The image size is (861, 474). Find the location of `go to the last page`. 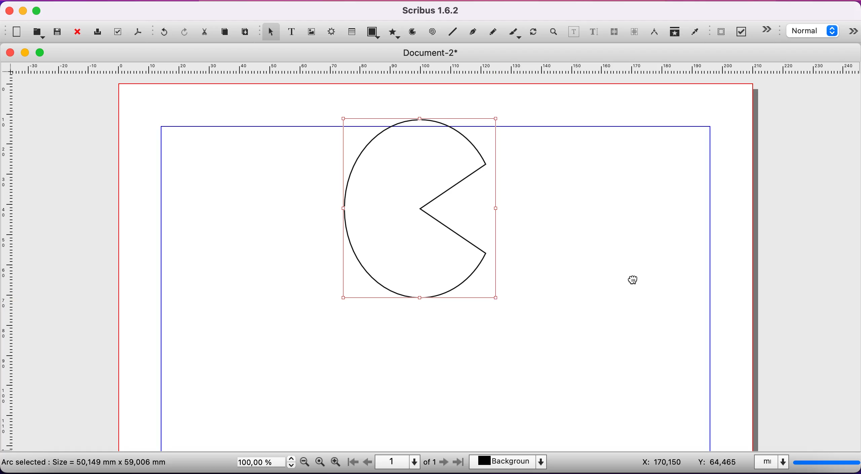

go to the last page is located at coordinates (457, 464).